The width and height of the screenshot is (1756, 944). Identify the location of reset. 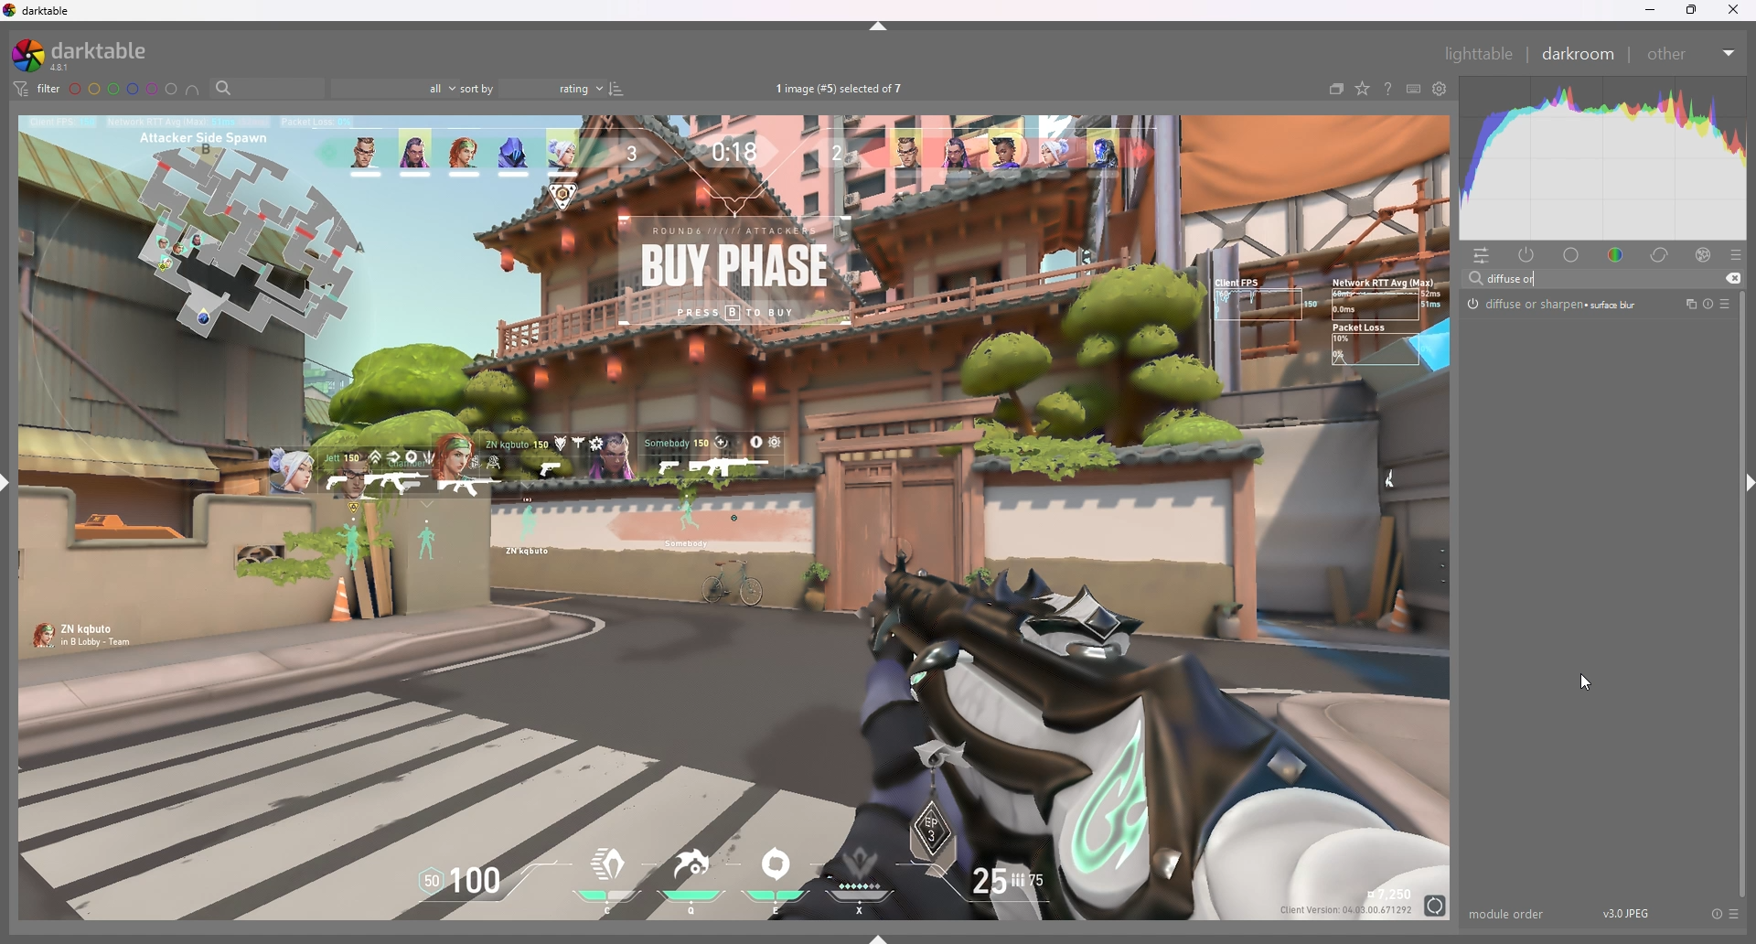
(1716, 913).